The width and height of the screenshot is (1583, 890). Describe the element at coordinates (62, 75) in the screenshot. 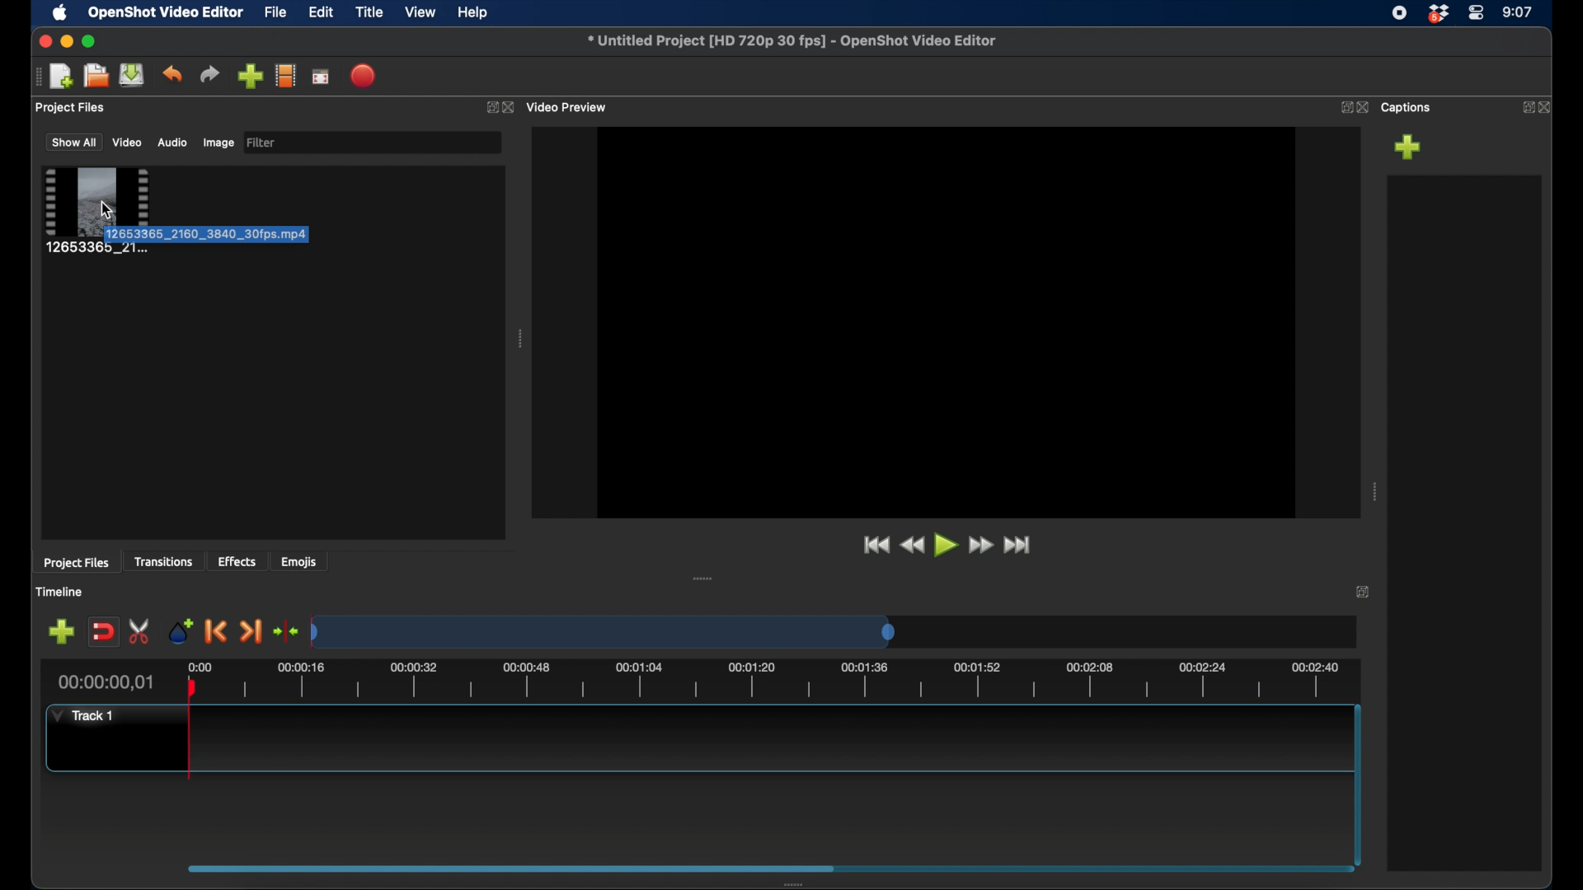

I see `new project` at that location.